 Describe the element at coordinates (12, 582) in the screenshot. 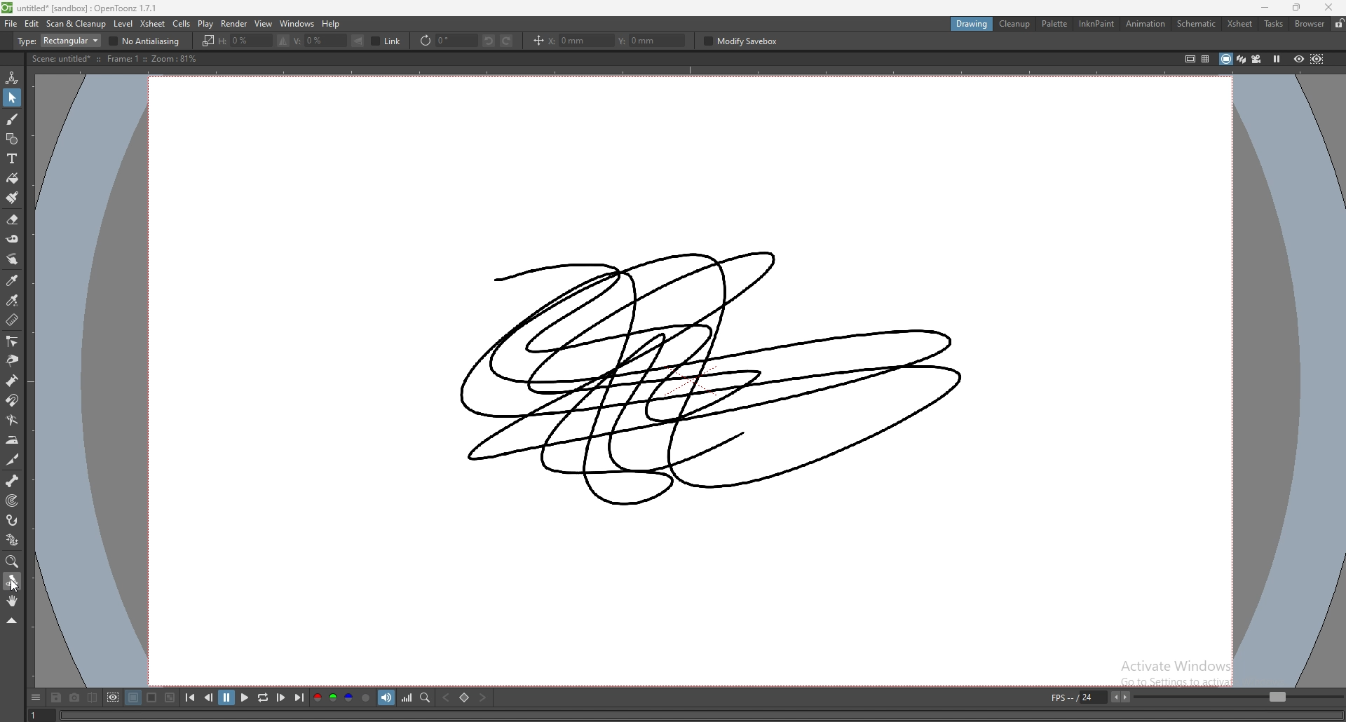

I see `rotate` at that location.